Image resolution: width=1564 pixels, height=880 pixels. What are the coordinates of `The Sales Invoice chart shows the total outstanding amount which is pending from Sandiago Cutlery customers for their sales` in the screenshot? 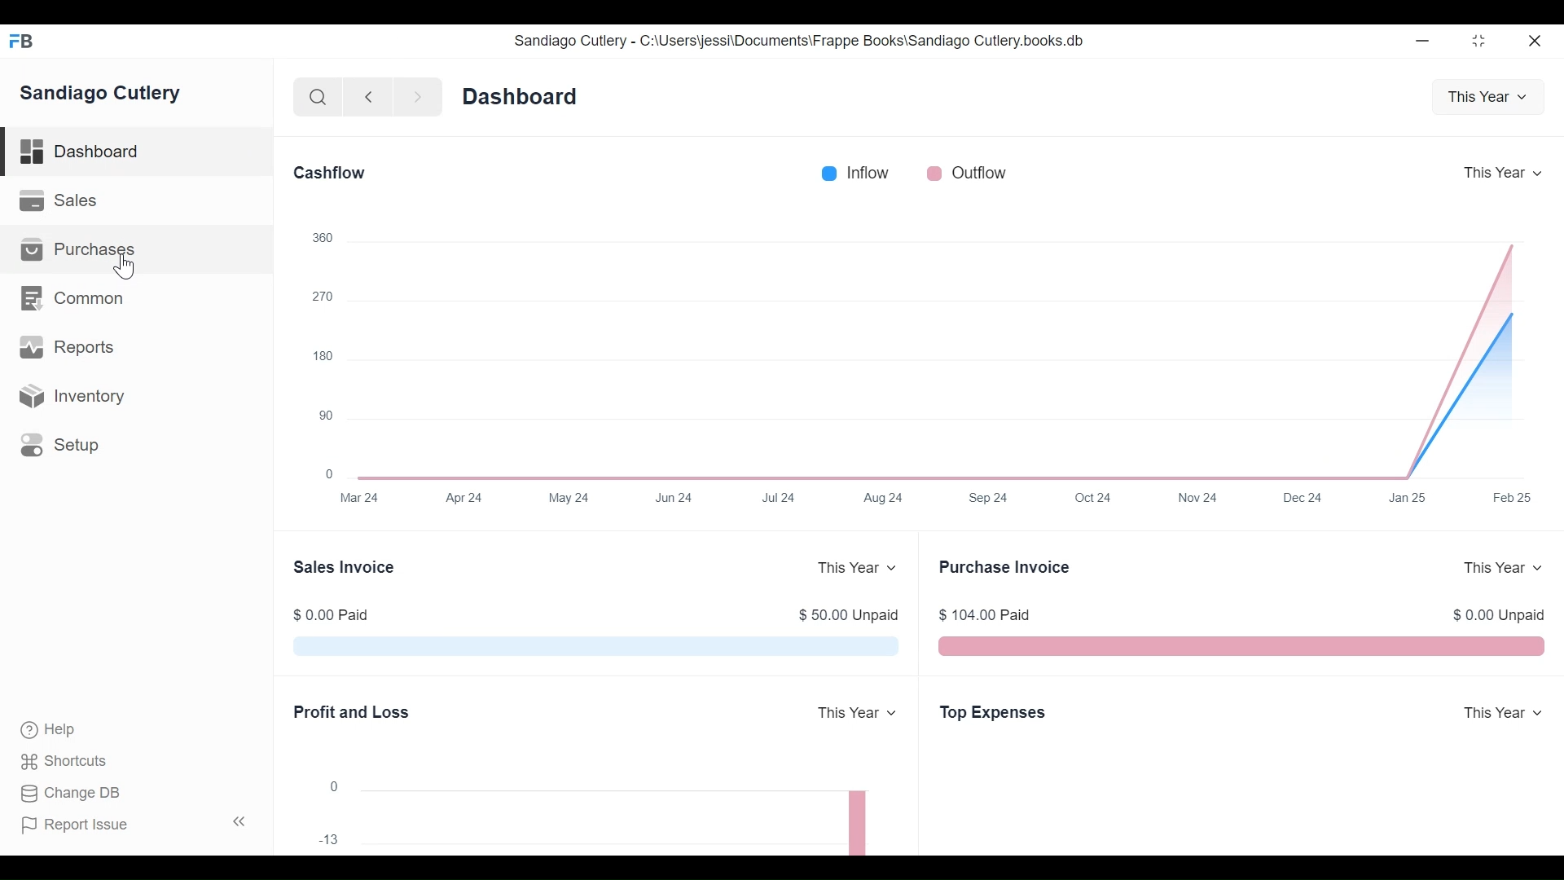 It's located at (595, 647).